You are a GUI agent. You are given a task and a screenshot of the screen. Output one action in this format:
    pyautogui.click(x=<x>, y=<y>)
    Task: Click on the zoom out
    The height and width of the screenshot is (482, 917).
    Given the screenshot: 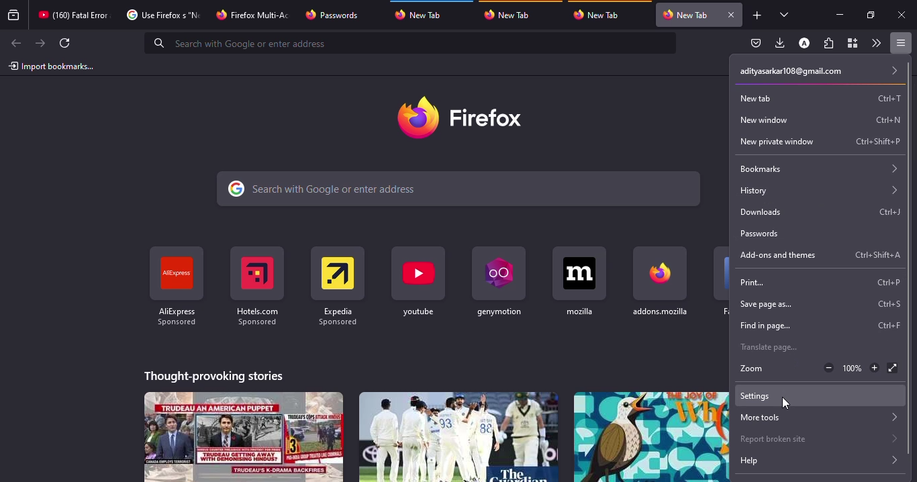 What is the action you would take?
    pyautogui.click(x=827, y=368)
    